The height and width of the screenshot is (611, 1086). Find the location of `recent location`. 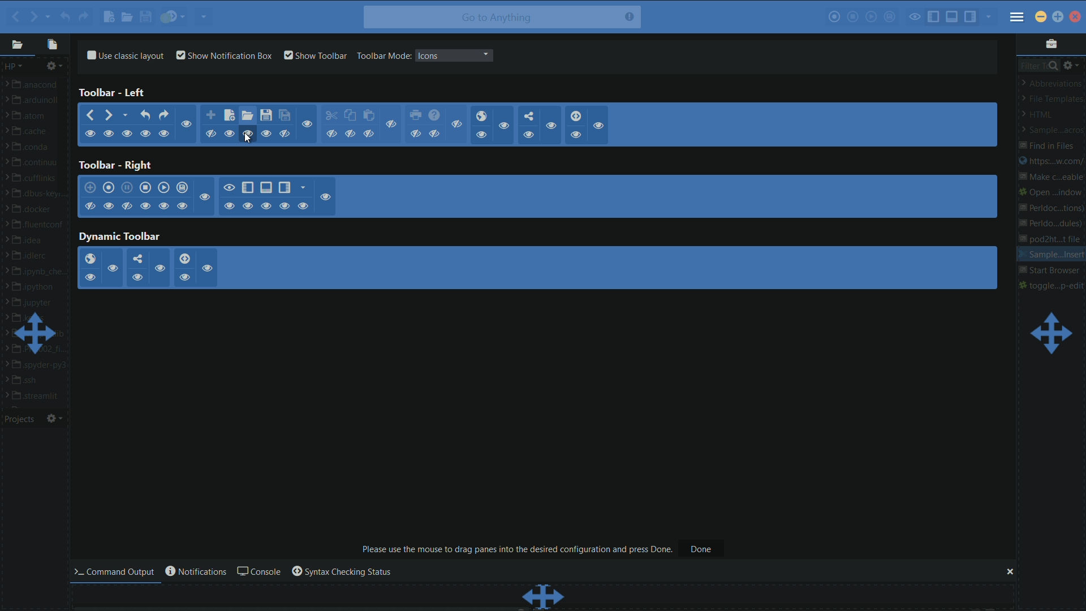

recent location is located at coordinates (48, 14).